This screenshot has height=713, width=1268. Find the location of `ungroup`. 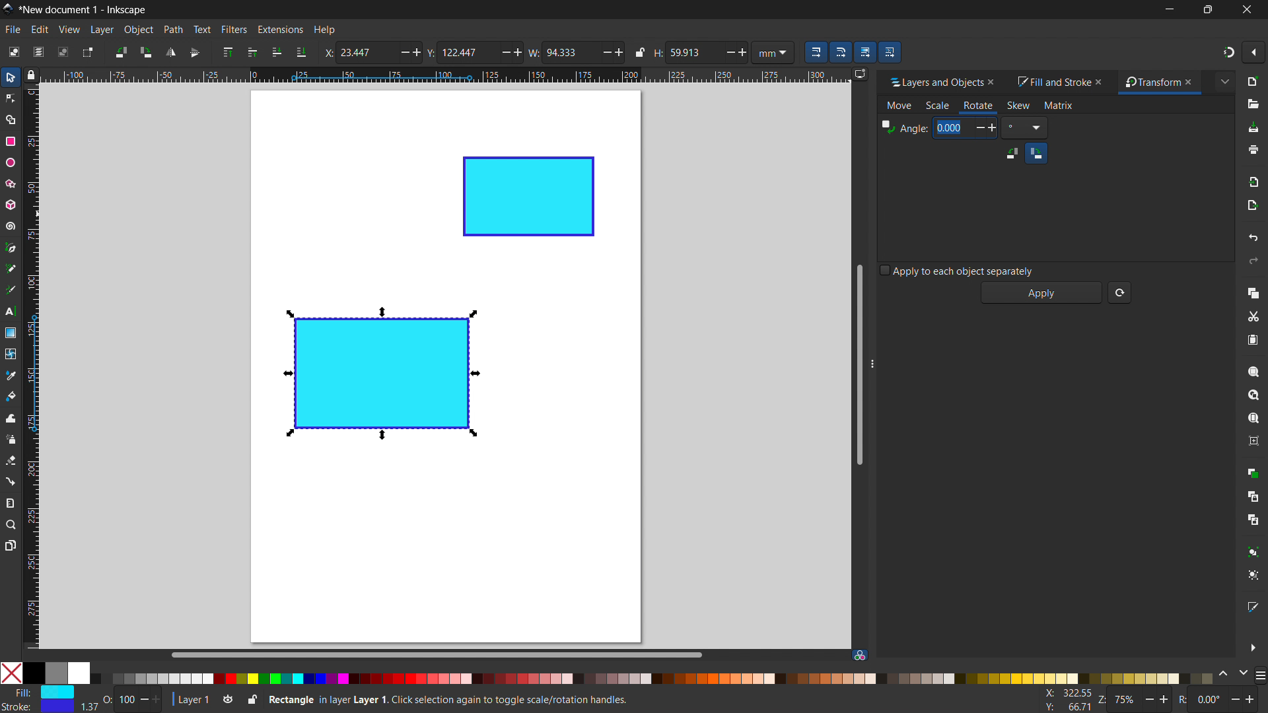

ungroup is located at coordinates (1255, 575).